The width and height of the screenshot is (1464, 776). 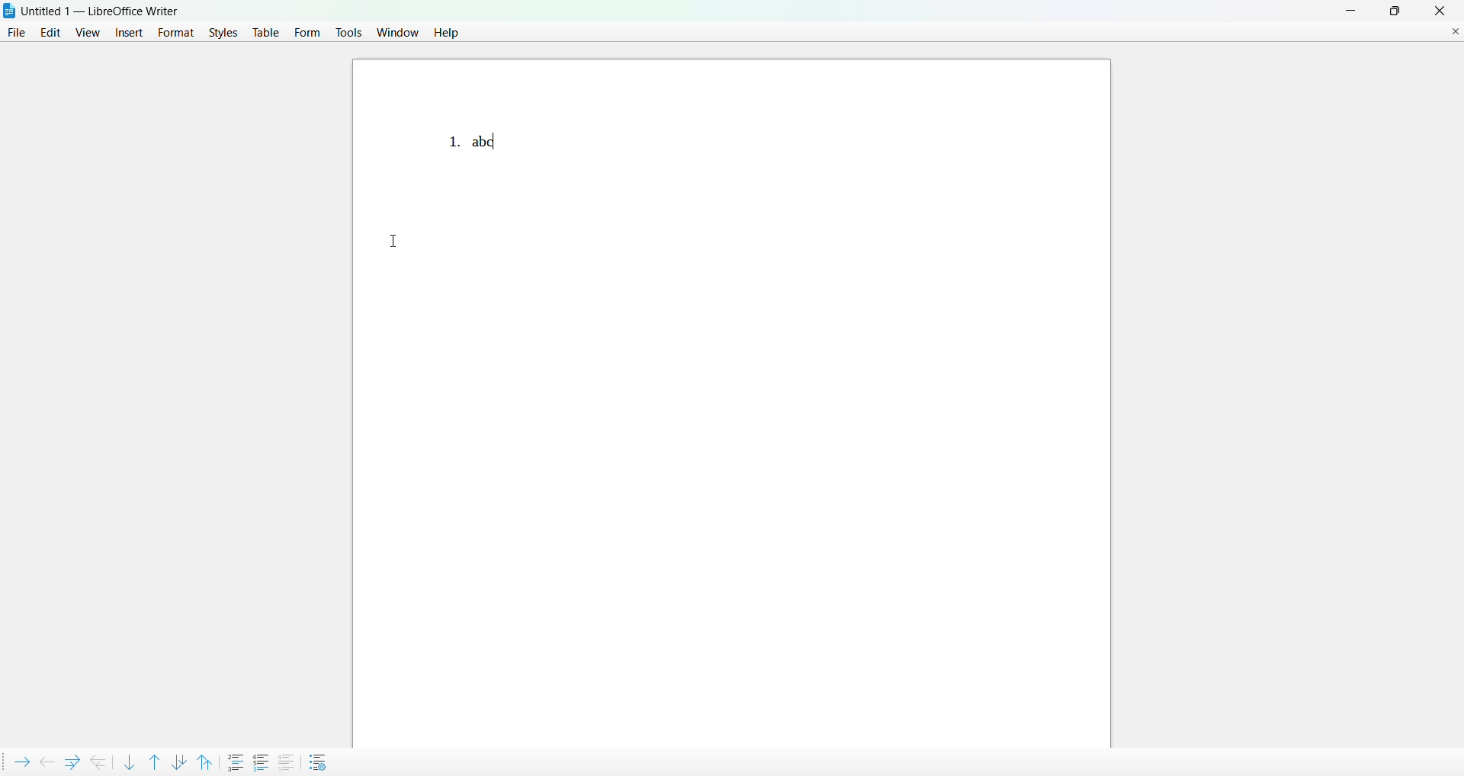 I want to click on cursor, so click(x=406, y=239).